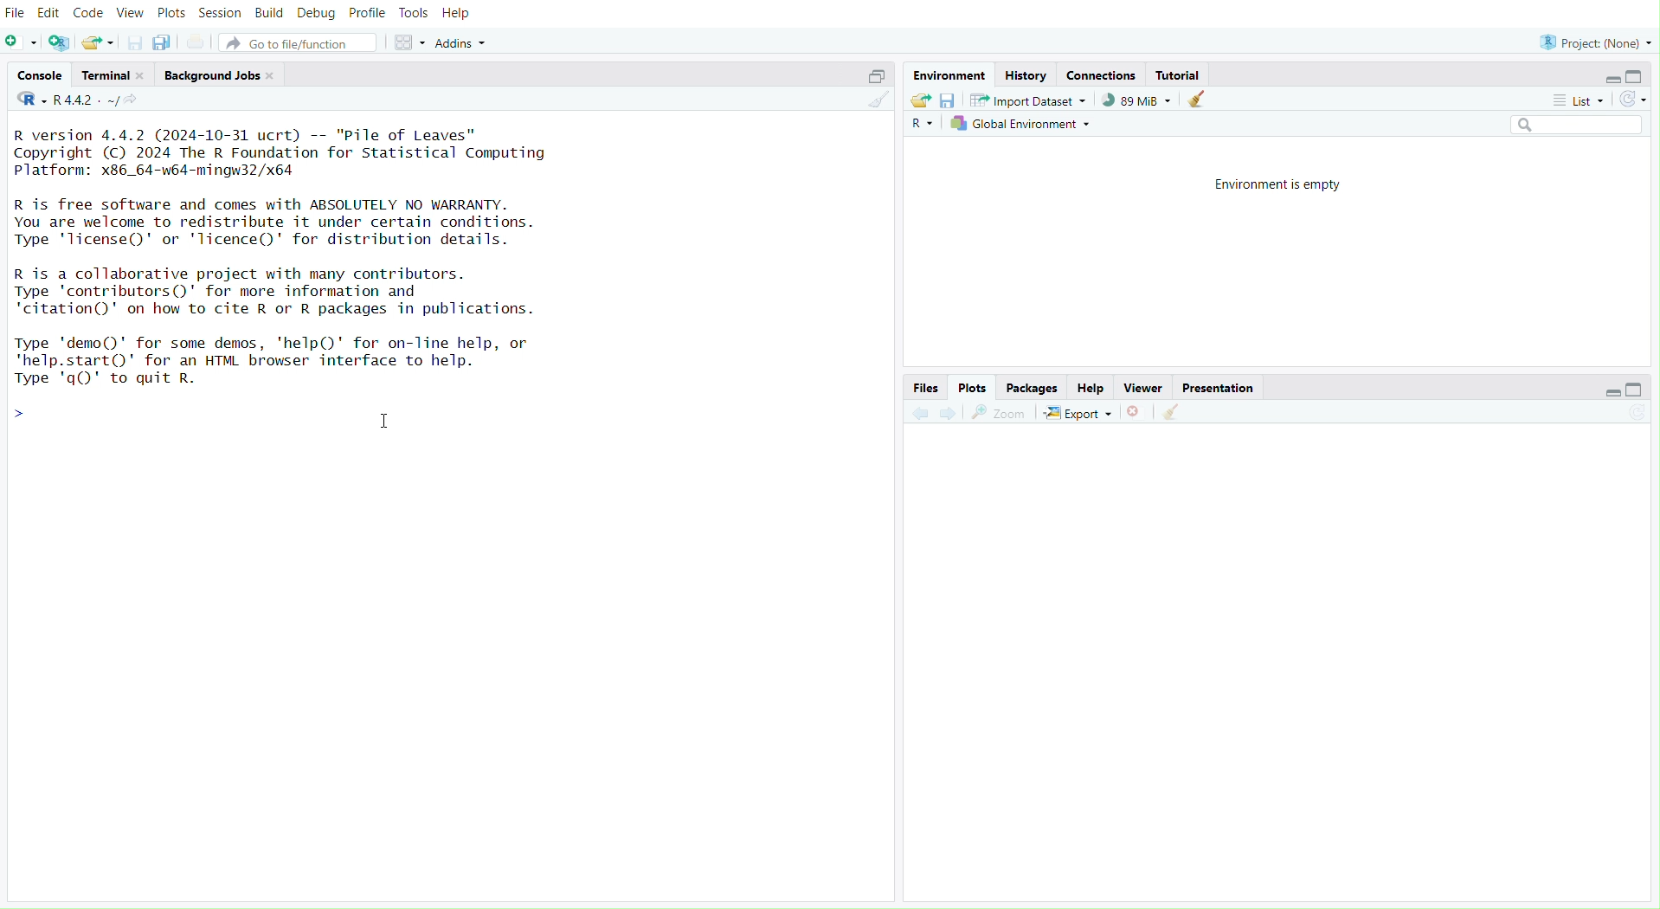 The width and height of the screenshot is (1660, 909). Describe the element at coordinates (1580, 99) in the screenshot. I see `List` at that location.